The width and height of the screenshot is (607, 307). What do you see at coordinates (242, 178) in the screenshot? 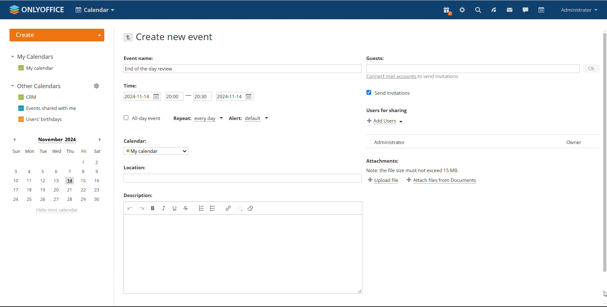
I see `add location` at bounding box center [242, 178].